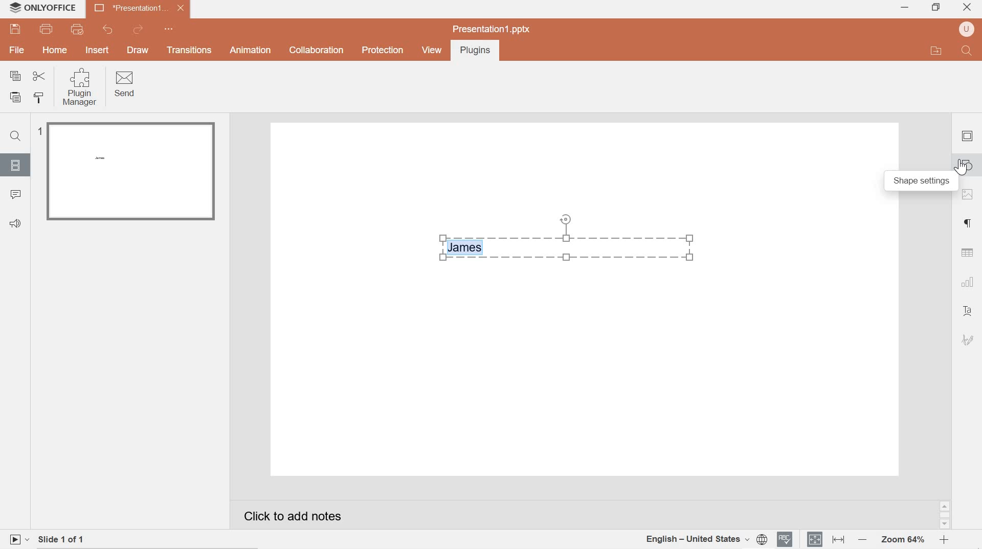 The image size is (982, 549). I want to click on open file application, so click(935, 51).